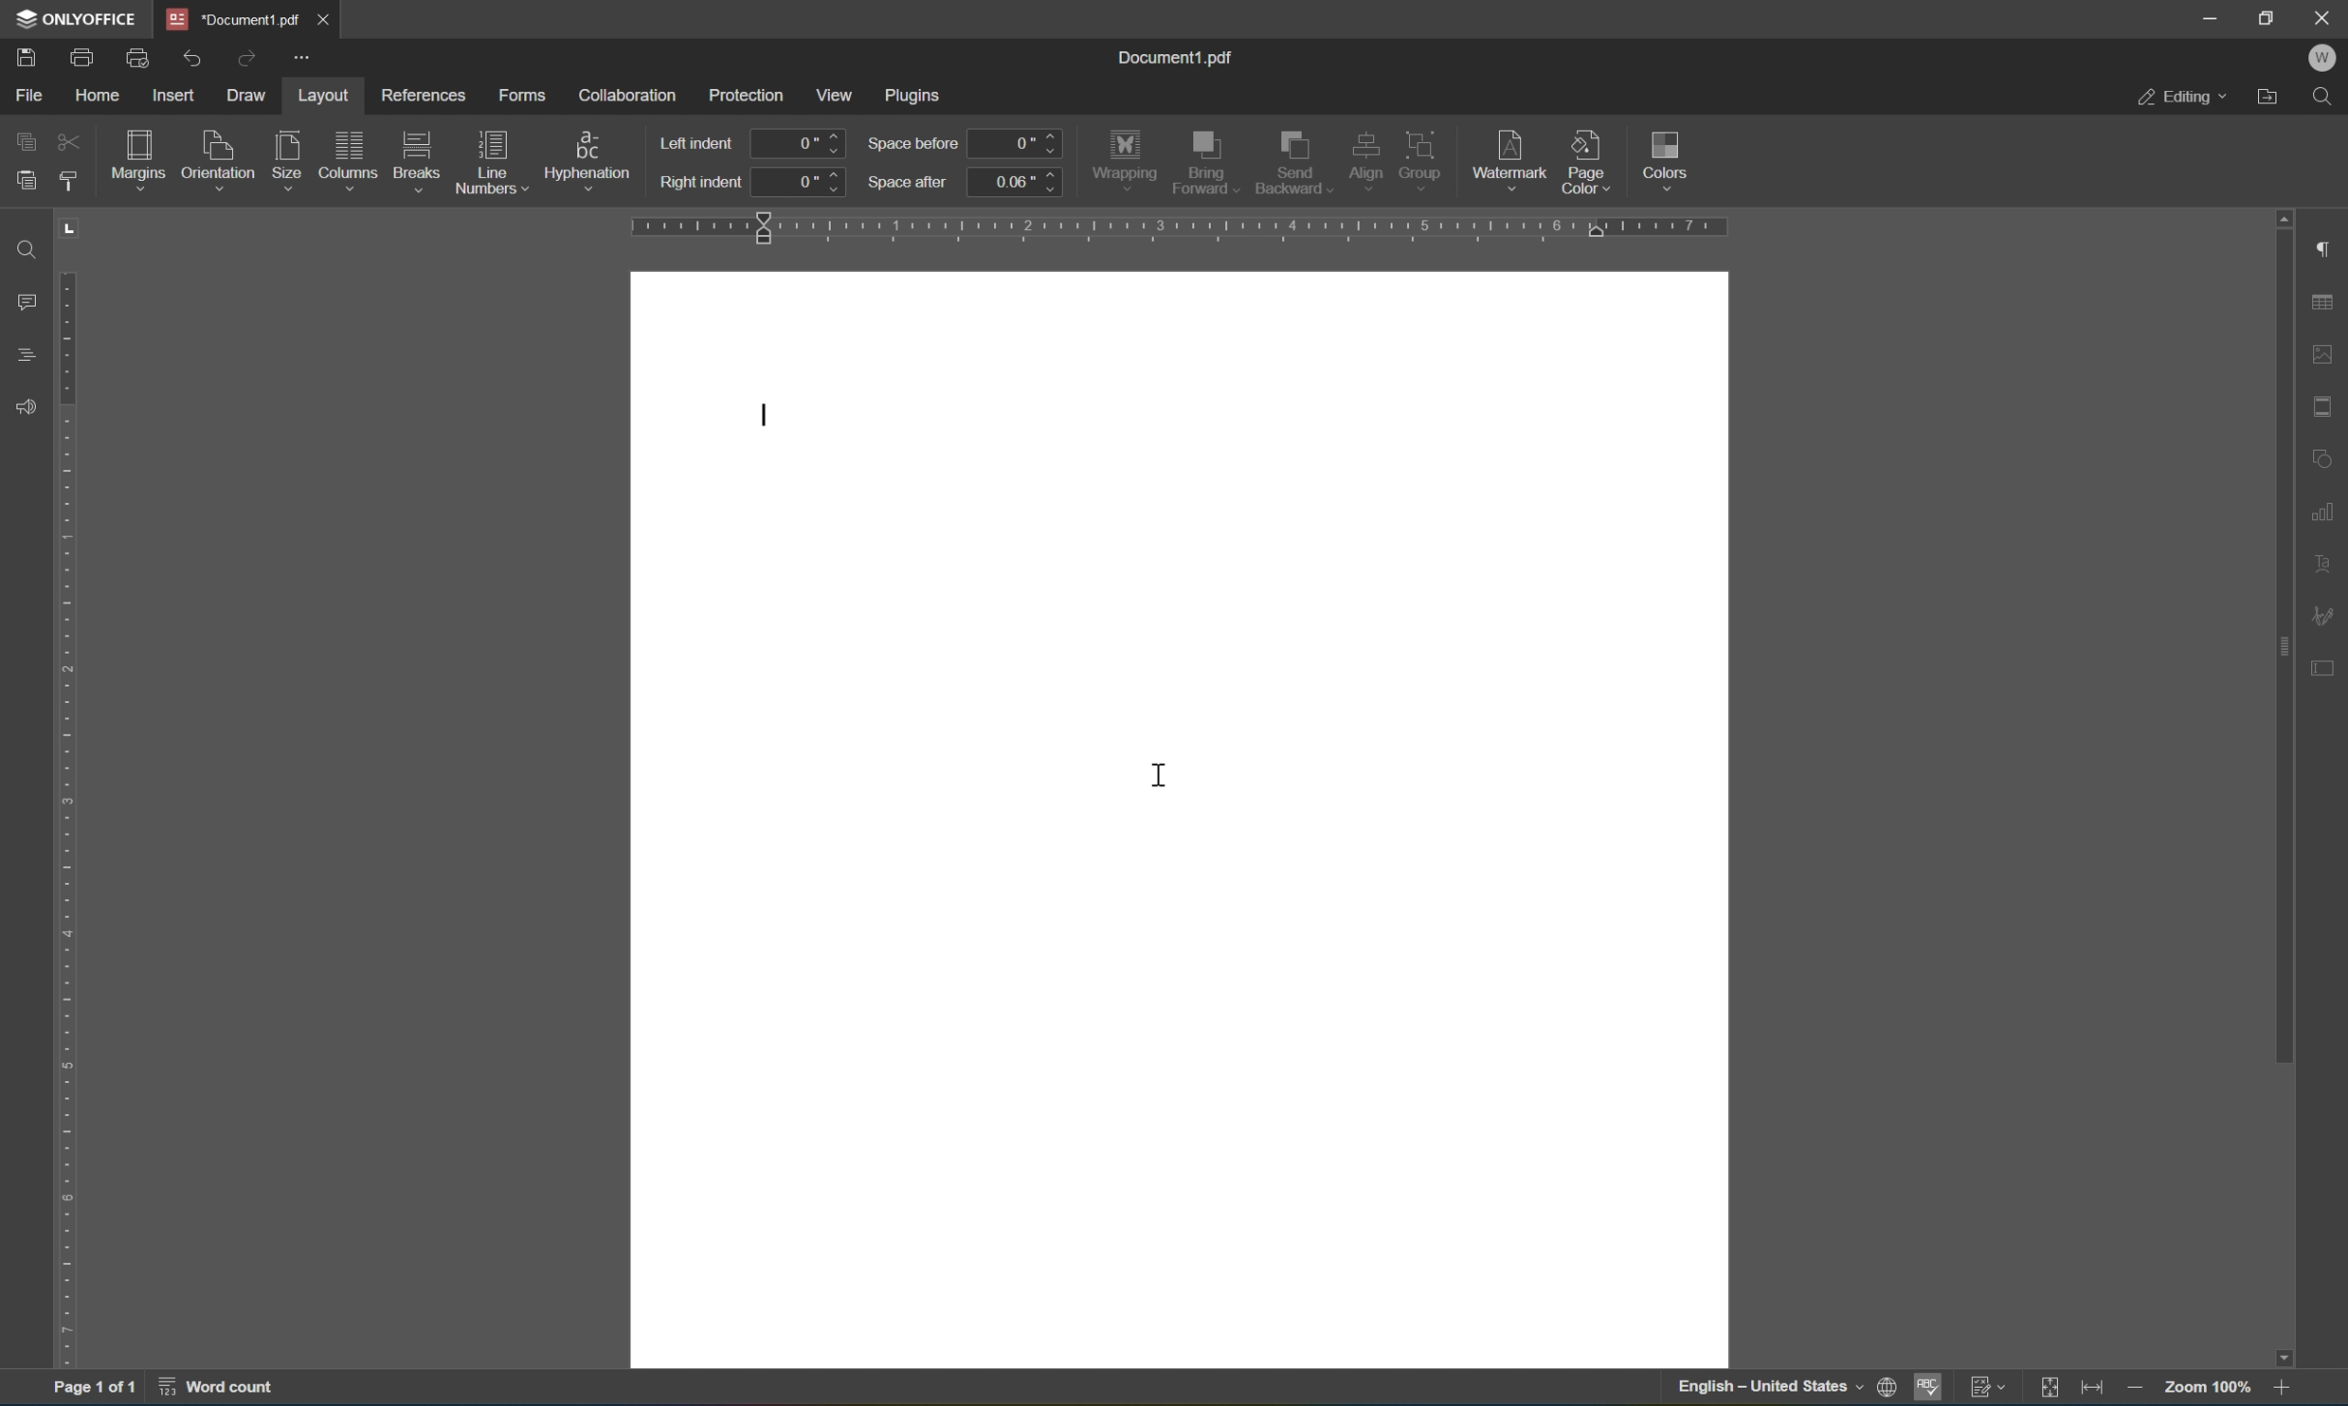  Describe the element at coordinates (26, 138) in the screenshot. I see `copy` at that location.